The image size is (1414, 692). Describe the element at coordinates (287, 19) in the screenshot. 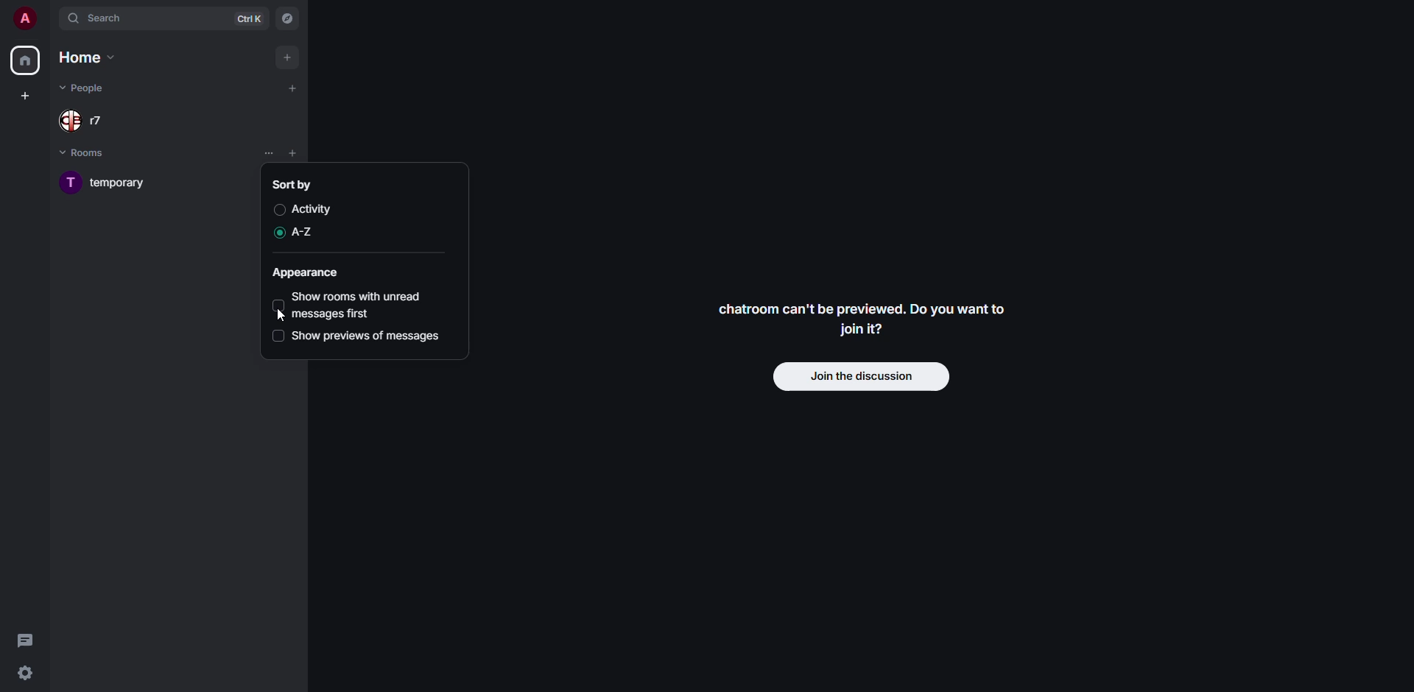

I see `navigator` at that location.